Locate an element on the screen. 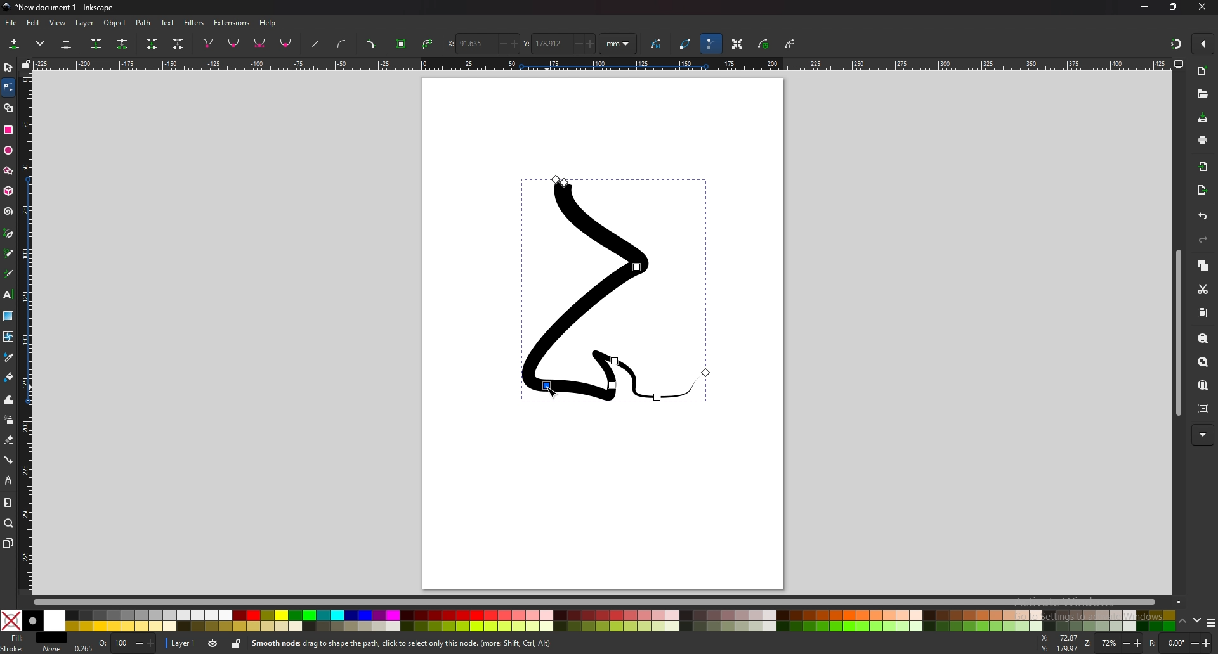  auto smooth is located at coordinates (287, 44).